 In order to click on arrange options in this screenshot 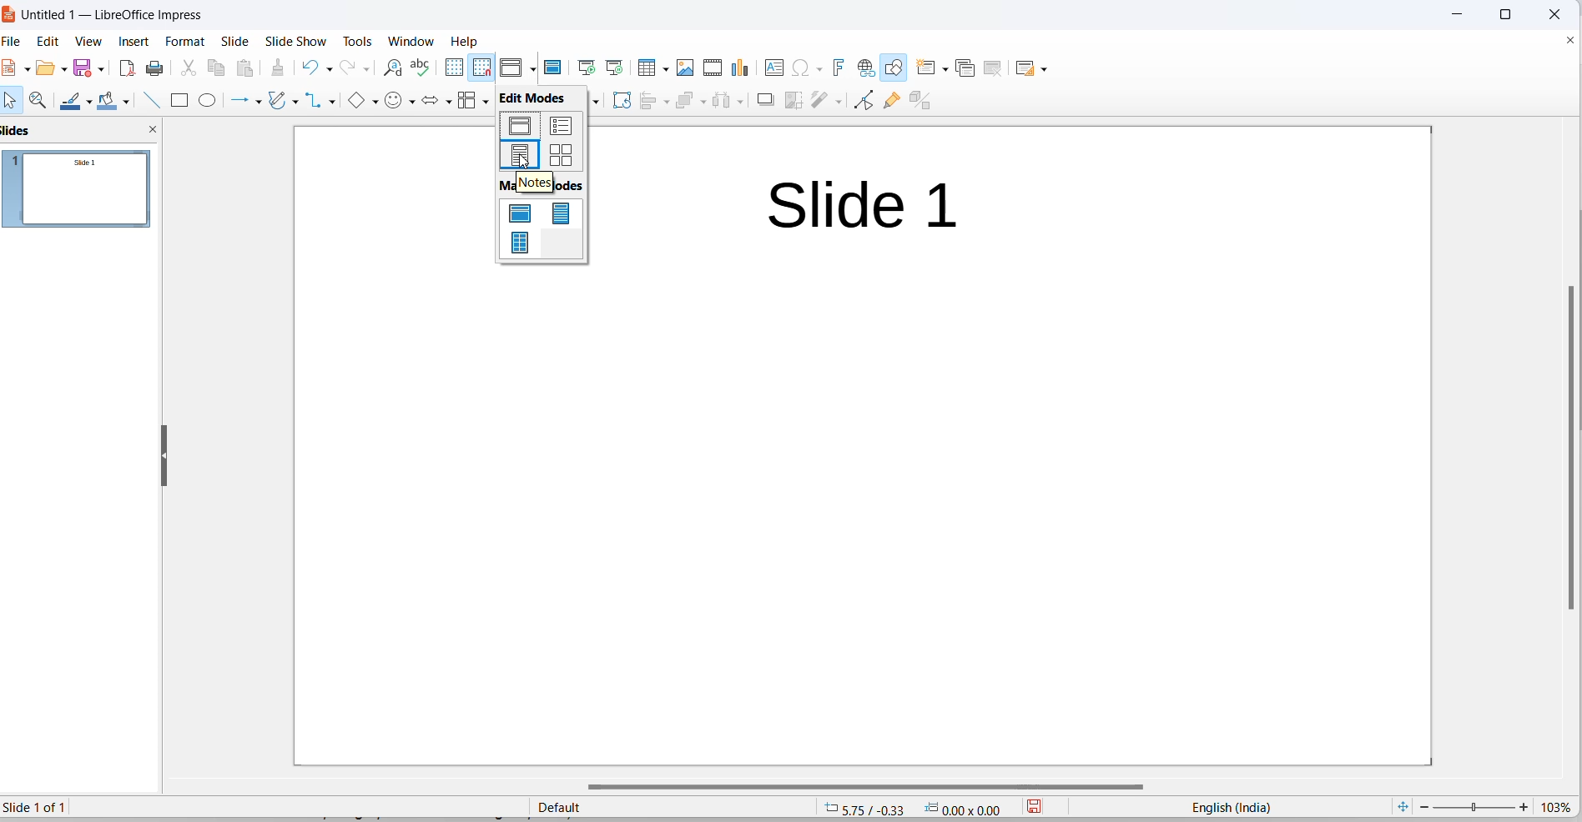, I will do `click(707, 100)`.